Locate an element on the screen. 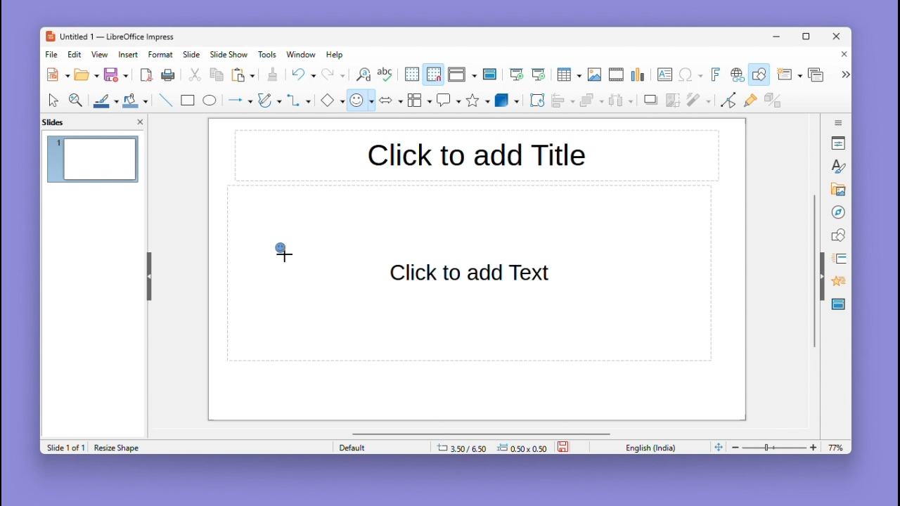 This screenshot has height=506, width=900. Insert is located at coordinates (130, 54).